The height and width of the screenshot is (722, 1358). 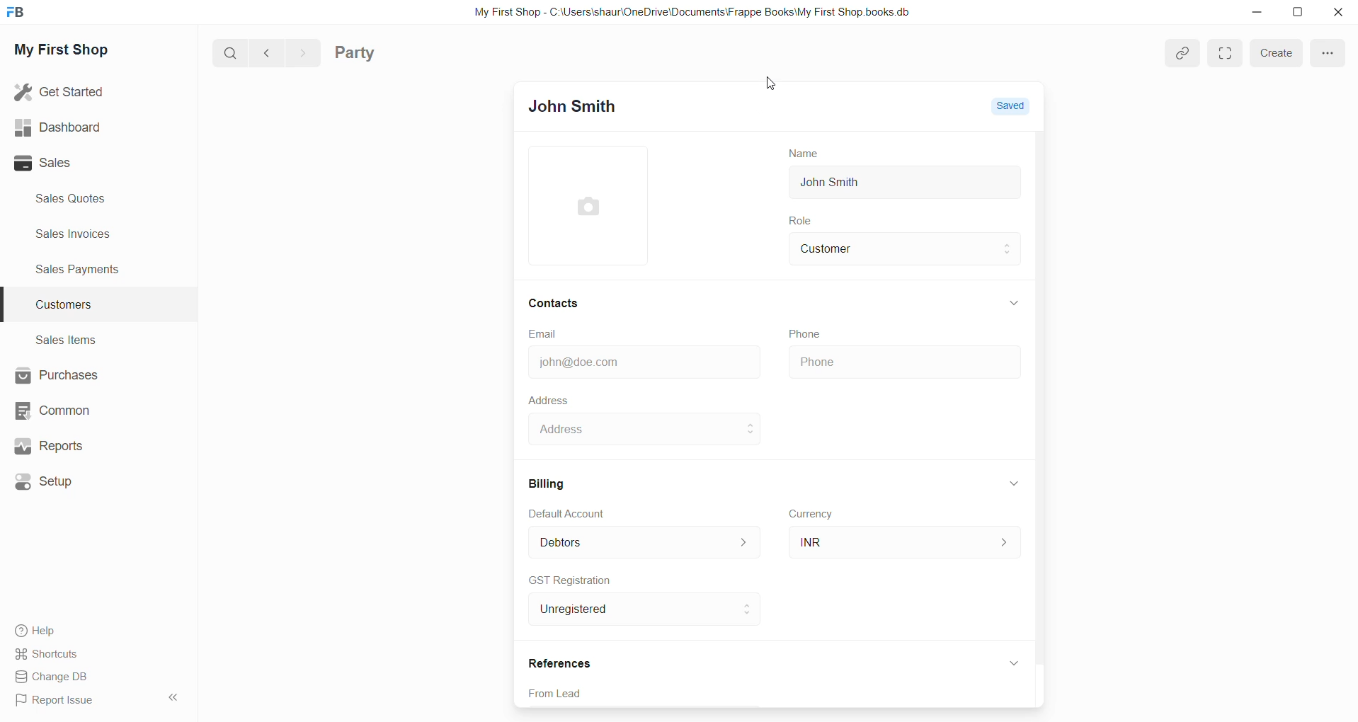 What do you see at coordinates (47, 653) in the screenshot?
I see `Shortcuts` at bounding box center [47, 653].